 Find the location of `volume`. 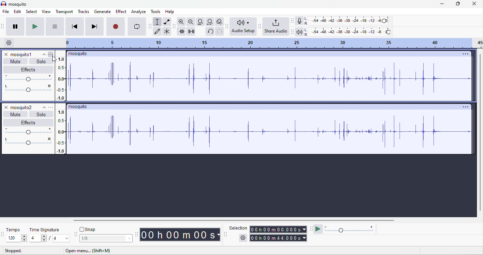

volume is located at coordinates (27, 132).